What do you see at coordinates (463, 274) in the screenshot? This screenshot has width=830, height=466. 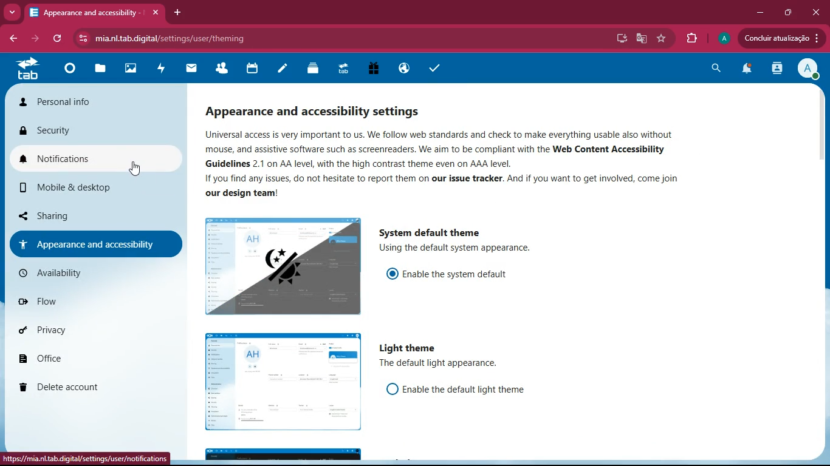 I see `enable the system default` at bounding box center [463, 274].